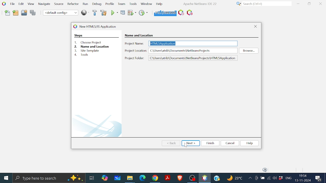  What do you see at coordinates (193, 43) in the screenshot?
I see `Project name` at bounding box center [193, 43].